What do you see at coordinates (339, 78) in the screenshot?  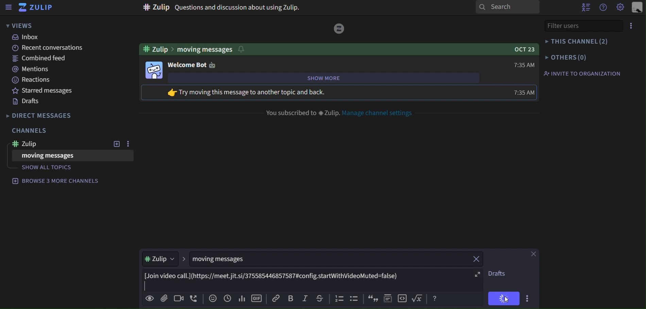 I see `show more` at bounding box center [339, 78].